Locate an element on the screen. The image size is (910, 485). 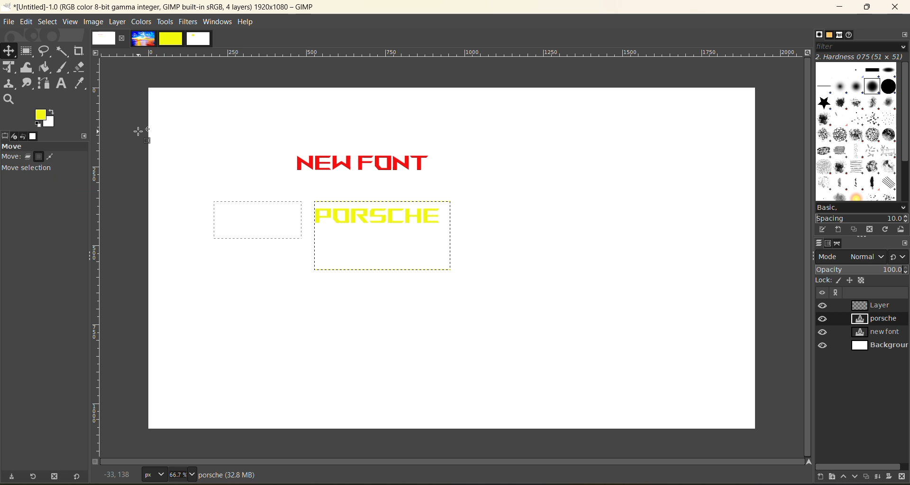
metadata is located at coordinates (227, 475).